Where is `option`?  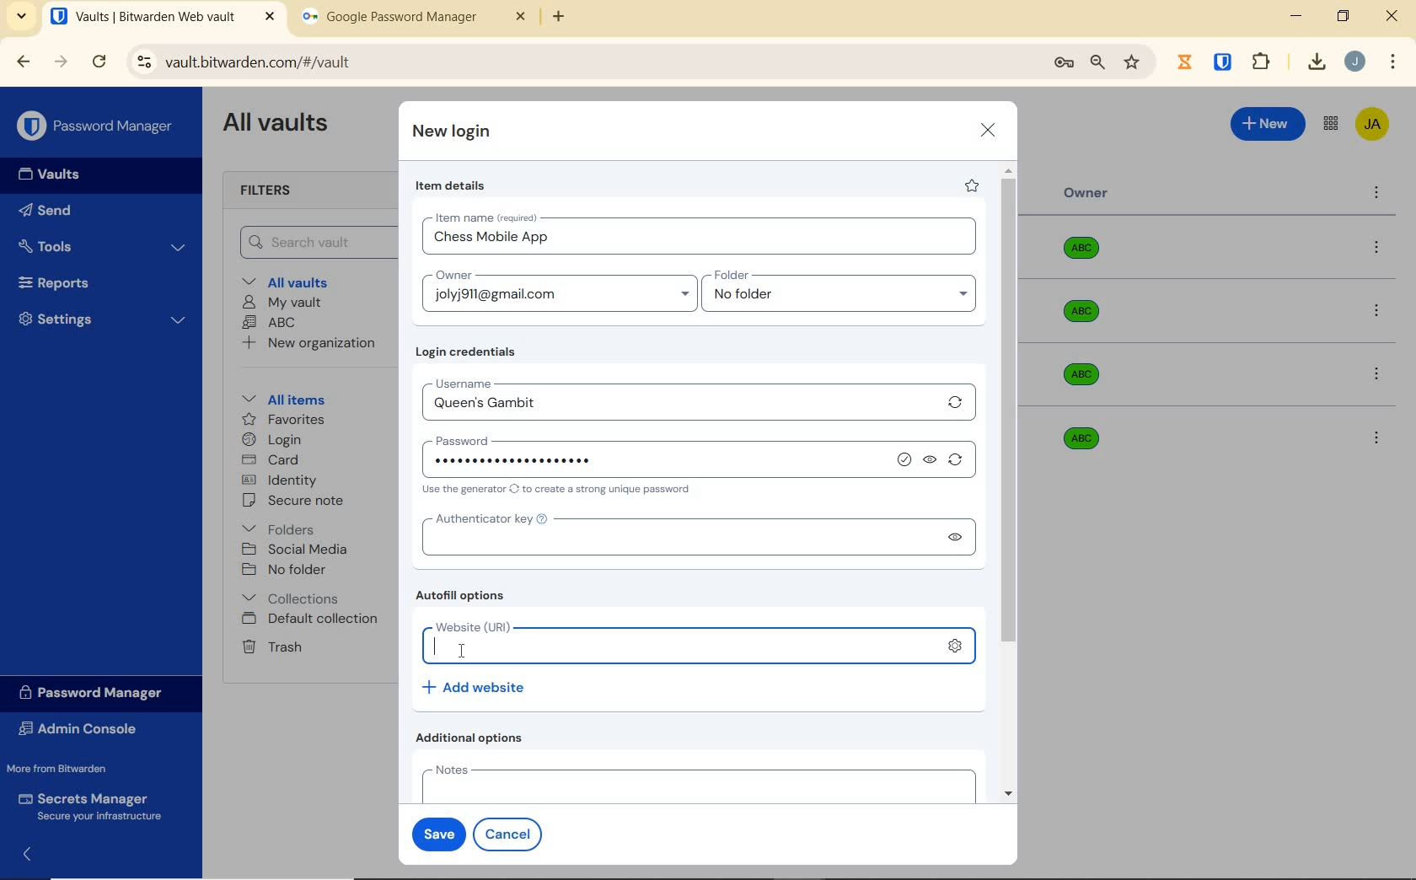
option is located at coordinates (1380, 376).